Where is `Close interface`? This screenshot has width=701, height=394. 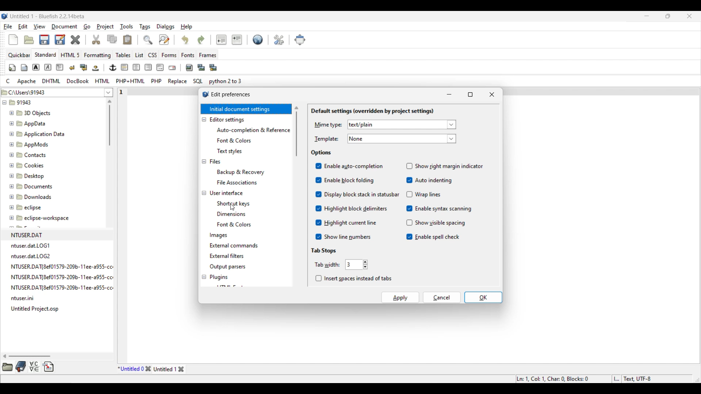 Close interface is located at coordinates (690, 16).